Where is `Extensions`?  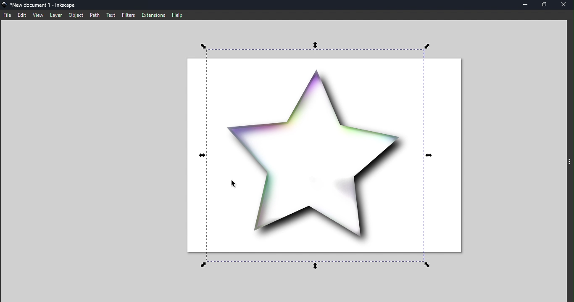 Extensions is located at coordinates (152, 14).